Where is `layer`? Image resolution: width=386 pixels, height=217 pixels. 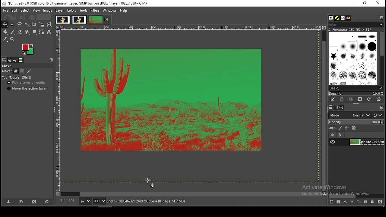
layer is located at coordinates (60, 11).